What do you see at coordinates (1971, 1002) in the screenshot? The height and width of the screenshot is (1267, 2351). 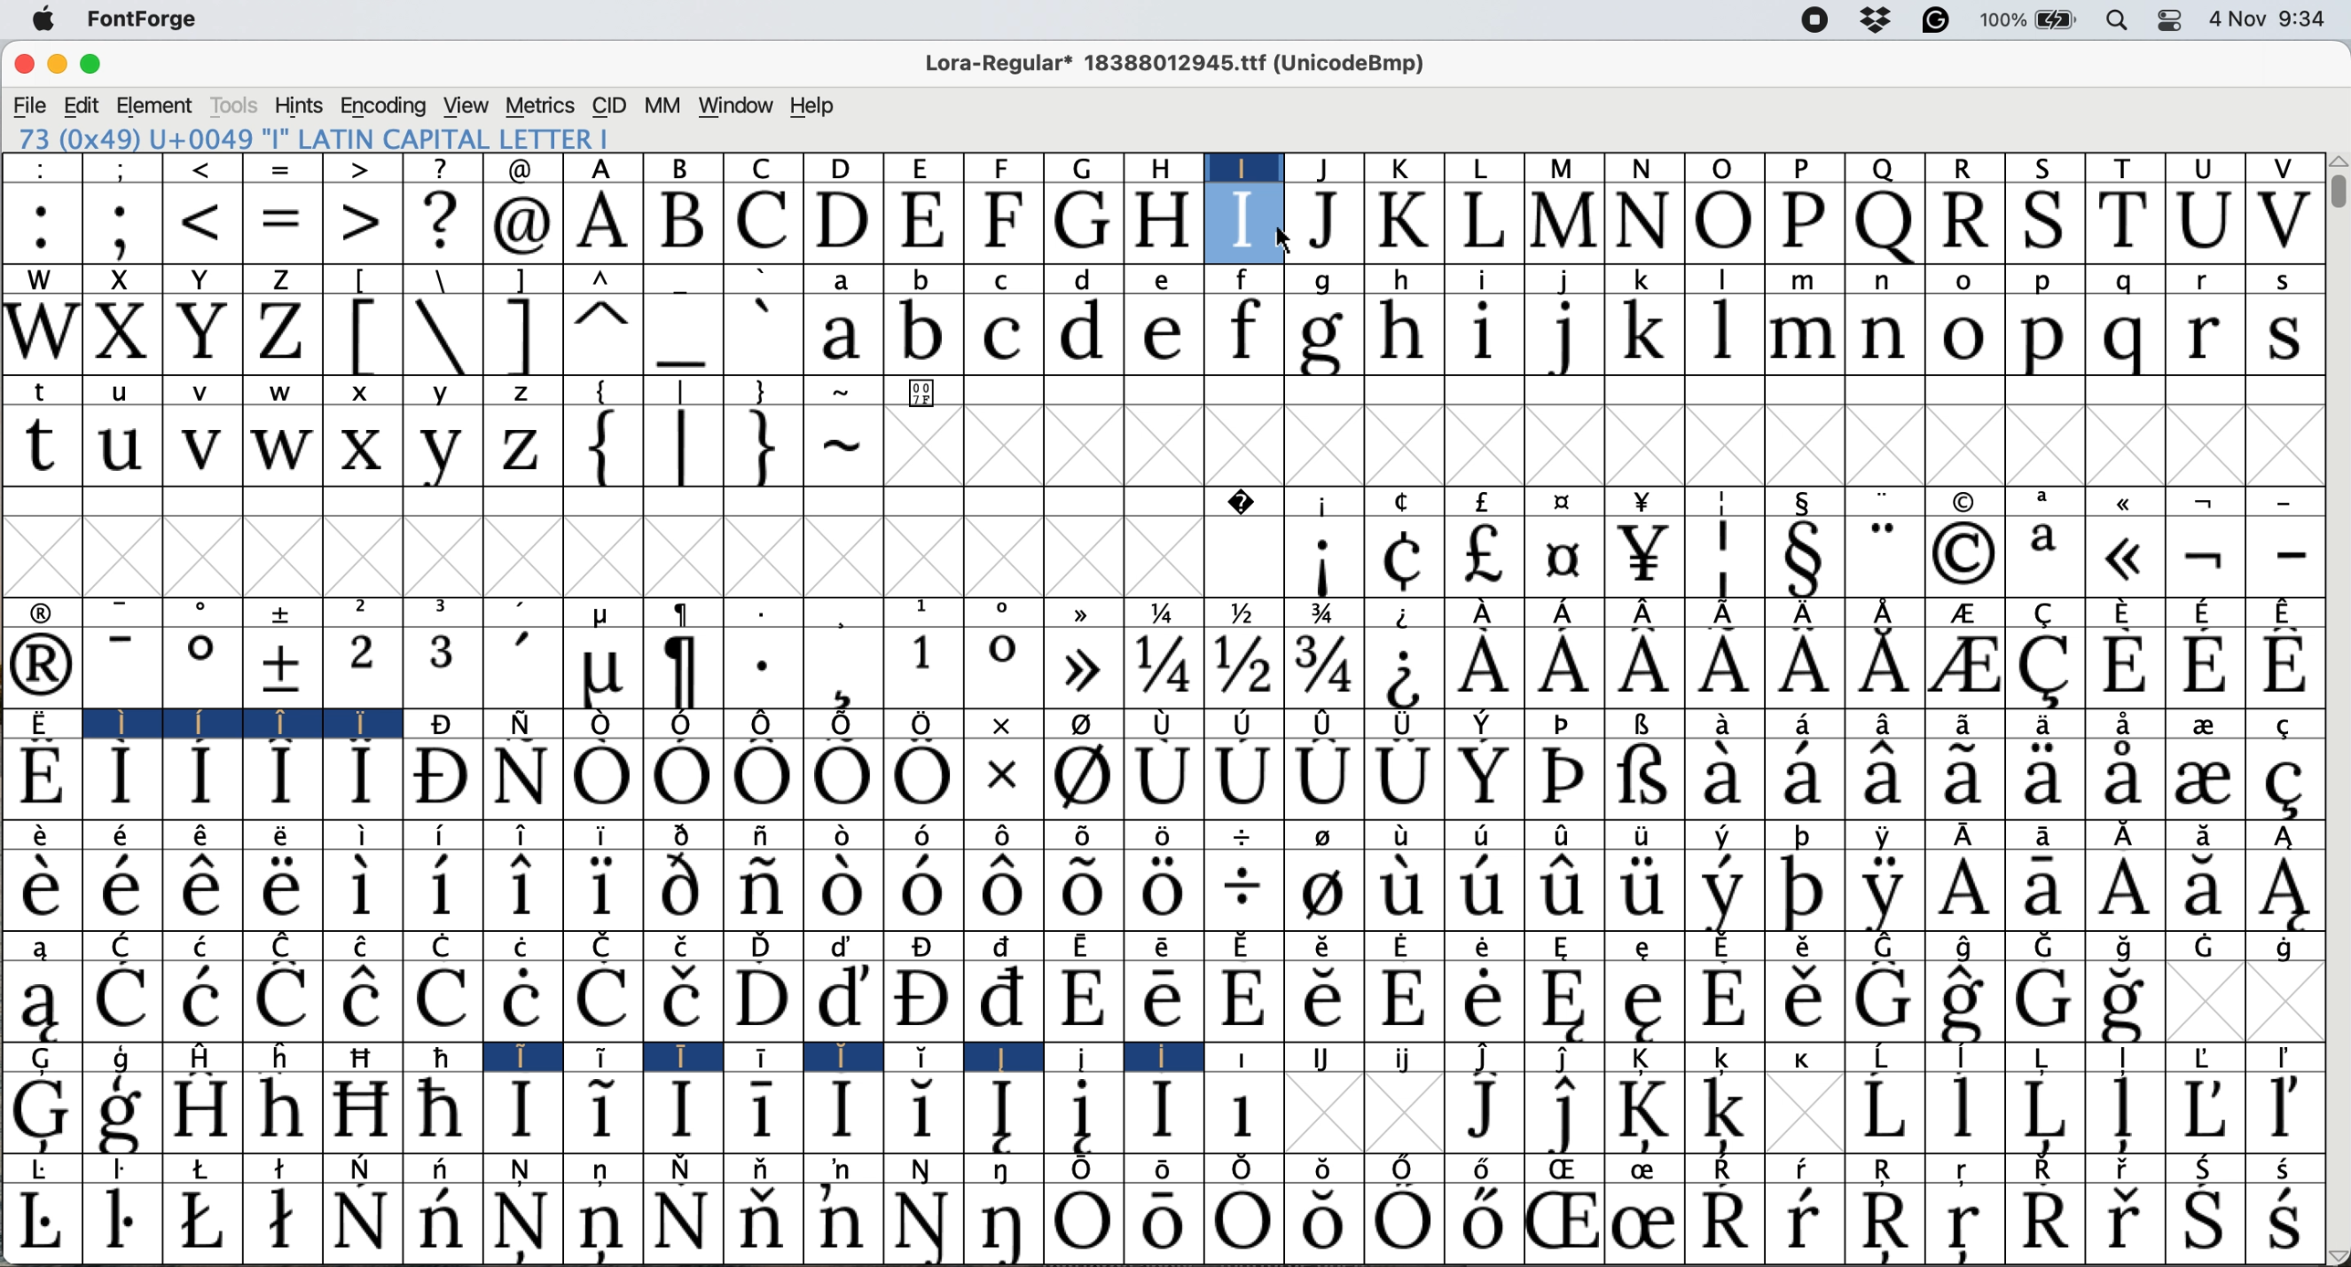 I see `Symbol` at bounding box center [1971, 1002].